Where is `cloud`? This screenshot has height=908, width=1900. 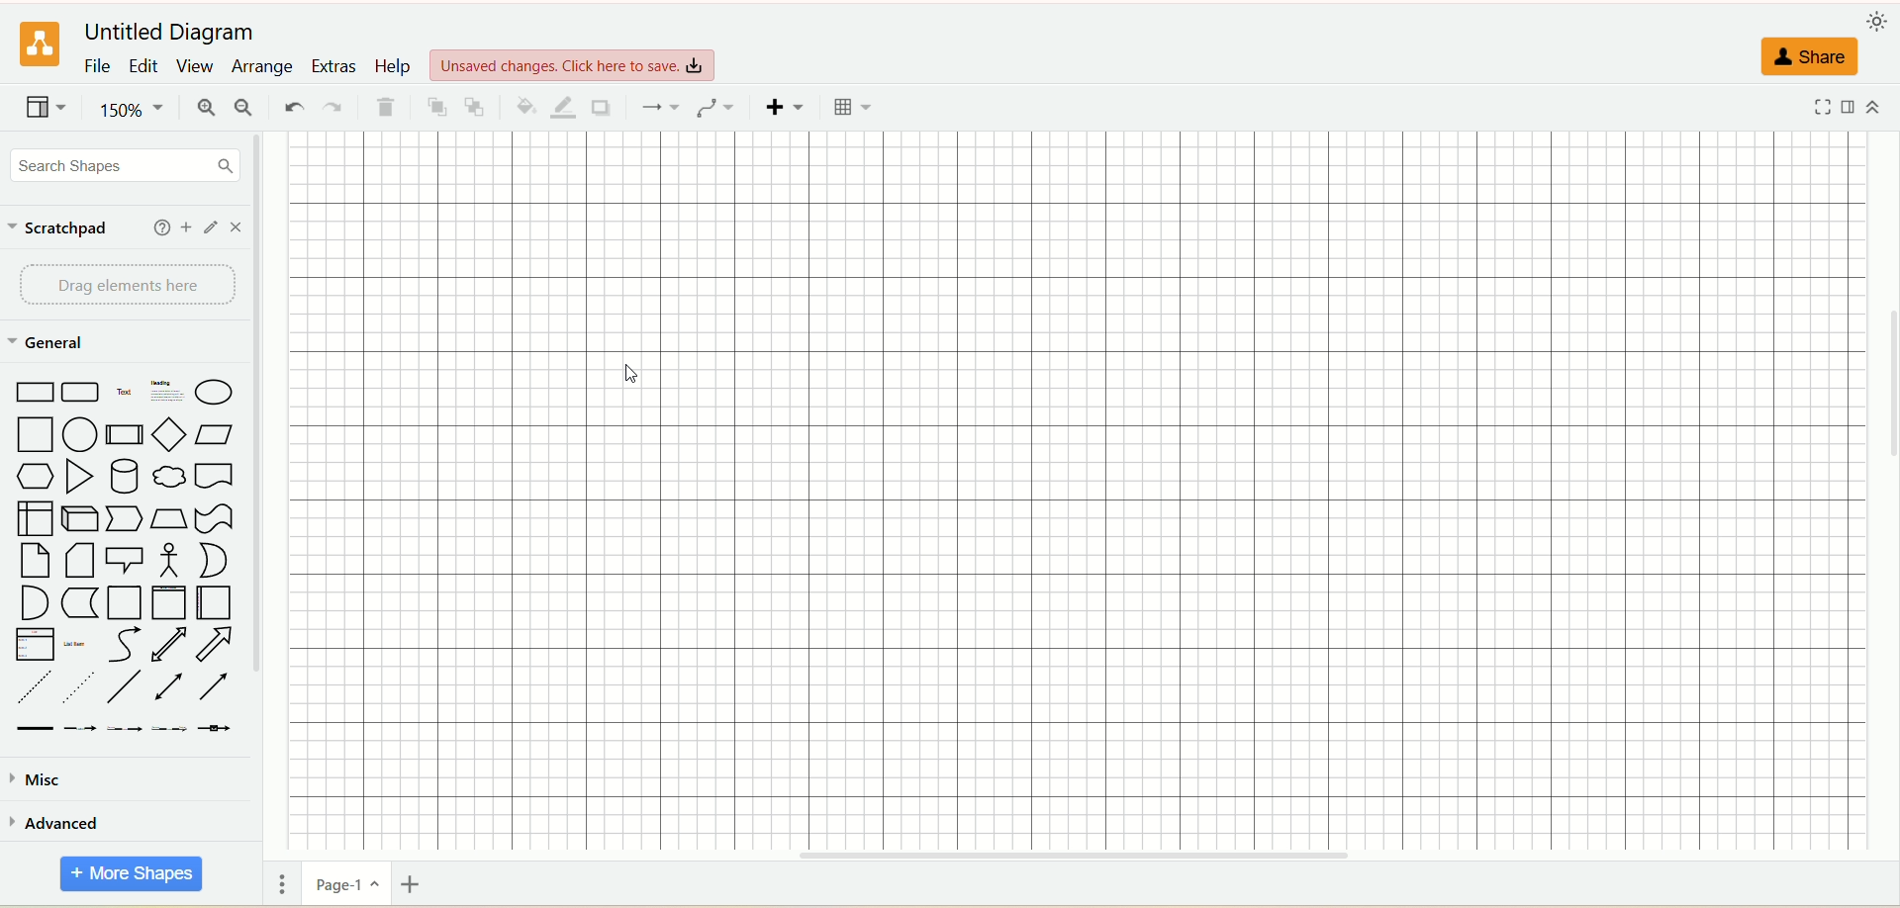 cloud is located at coordinates (169, 475).